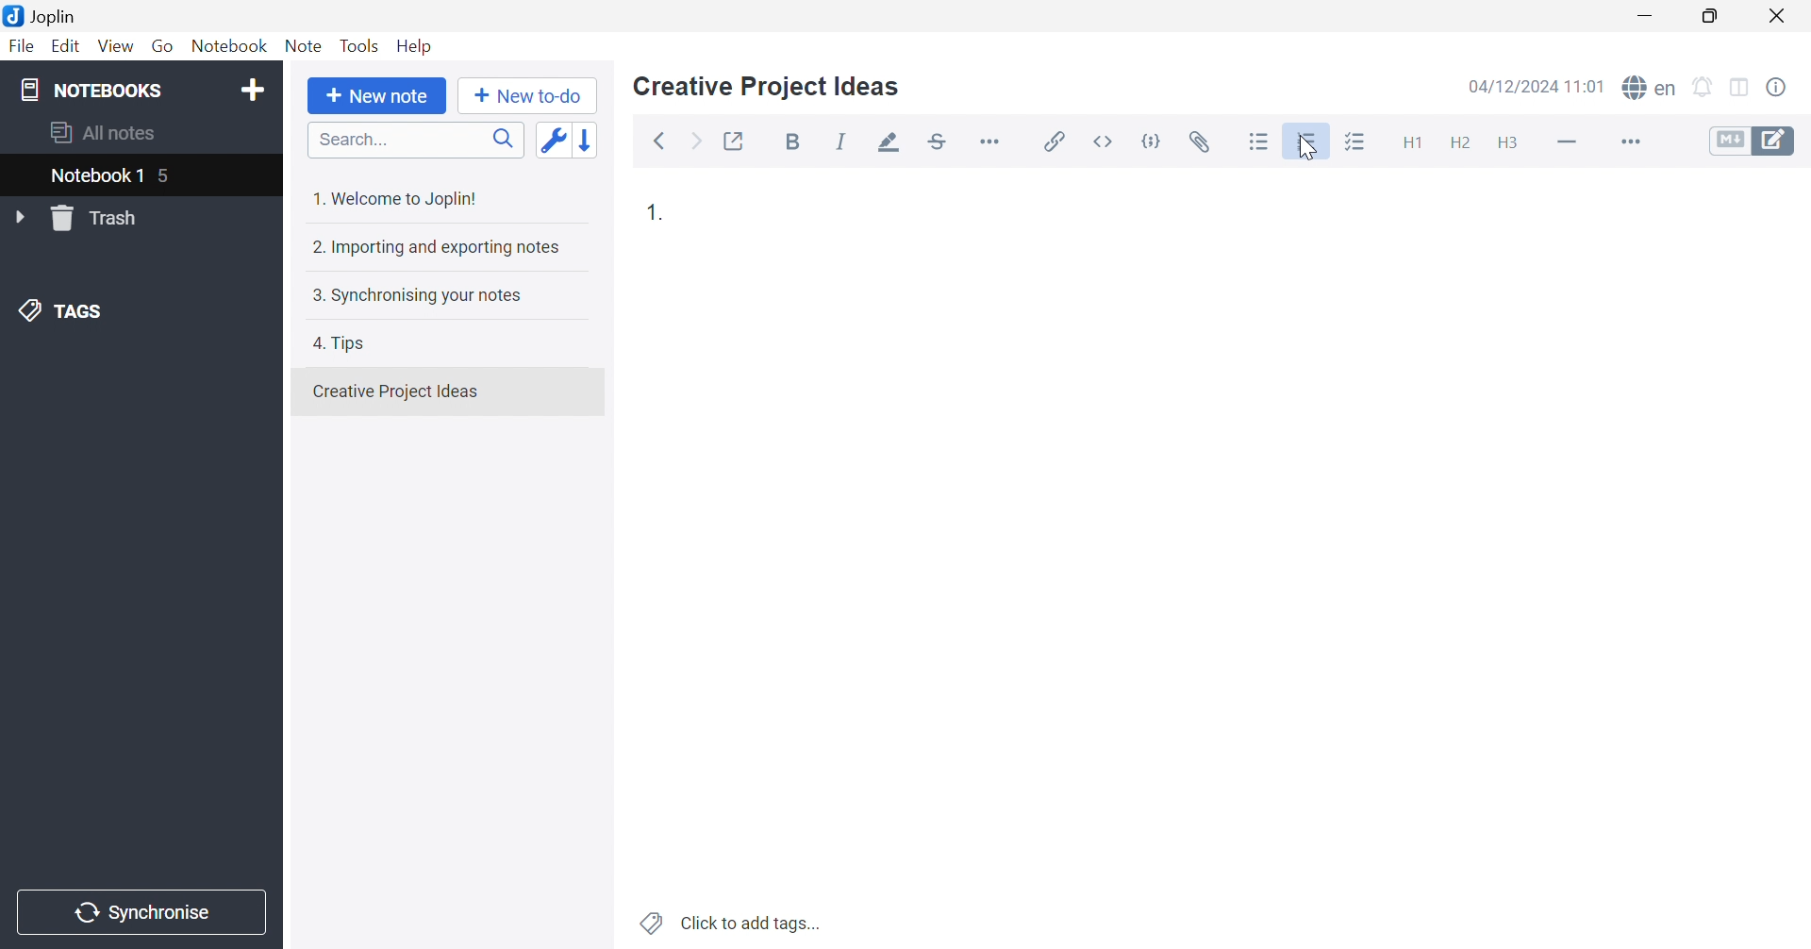 Image resolution: width=1811 pixels, height=949 pixels. I want to click on Drop Down, so click(24, 218).